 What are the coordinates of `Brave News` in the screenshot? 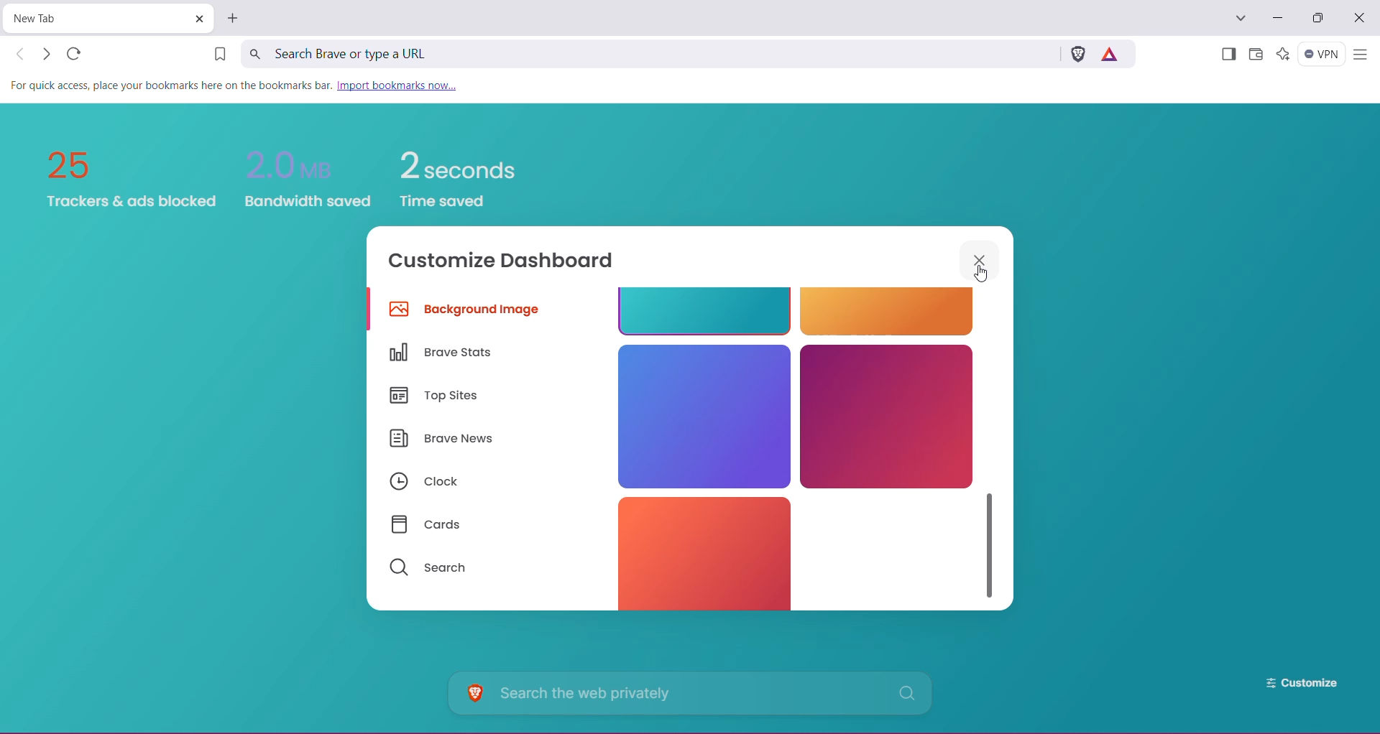 It's located at (442, 440).